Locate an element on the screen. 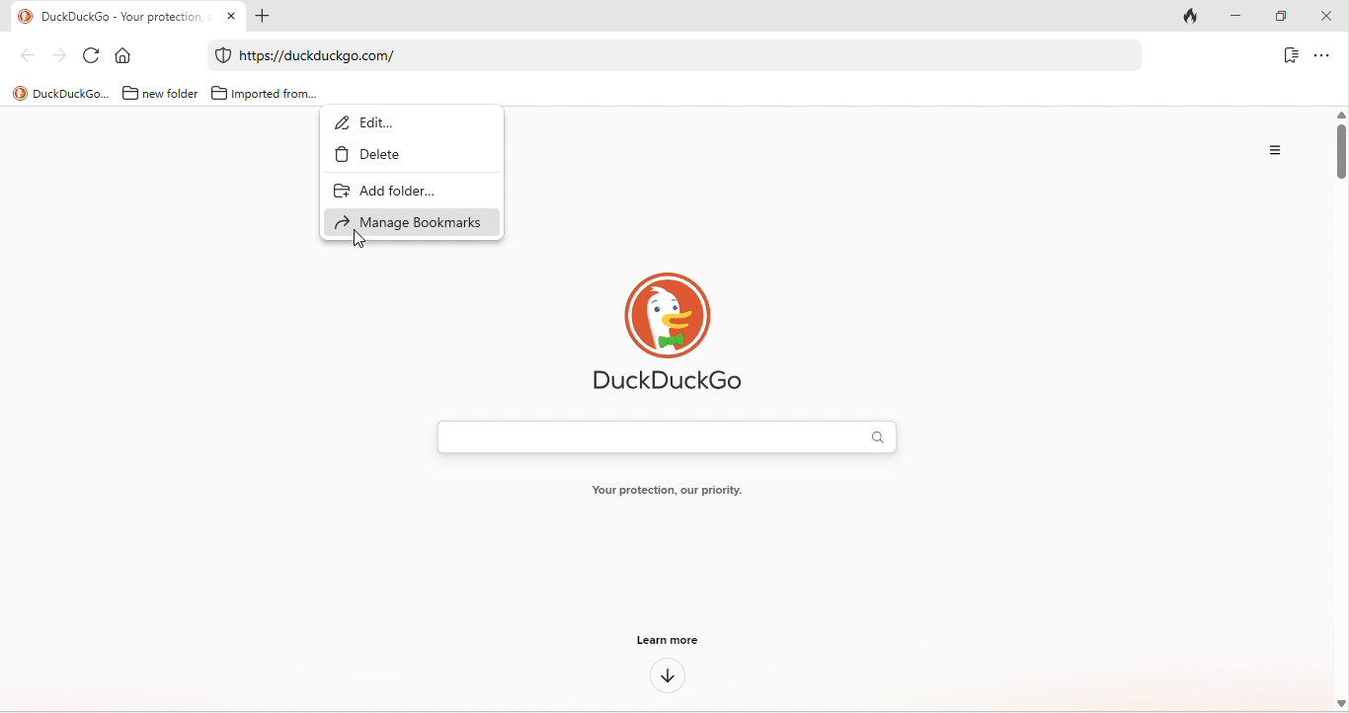 The height and width of the screenshot is (713, 1349). maximize is located at coordinates (1285, 17).